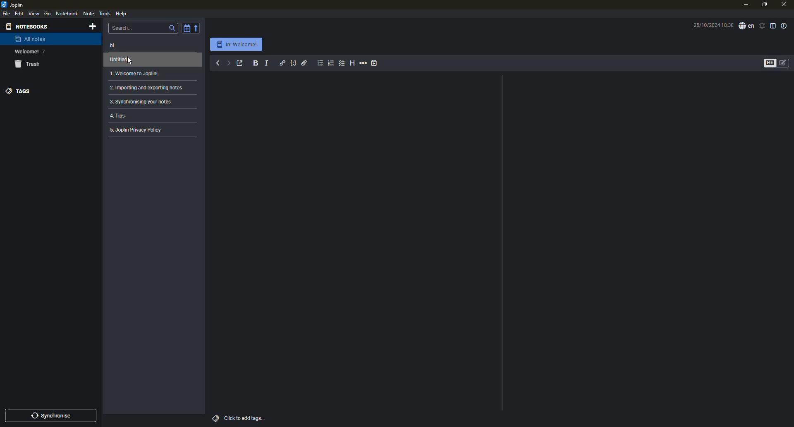 Image resolution: width=794 pixels, height=427 pixels. I want to click on 25/10/2024 18:38, so click(713, 25).